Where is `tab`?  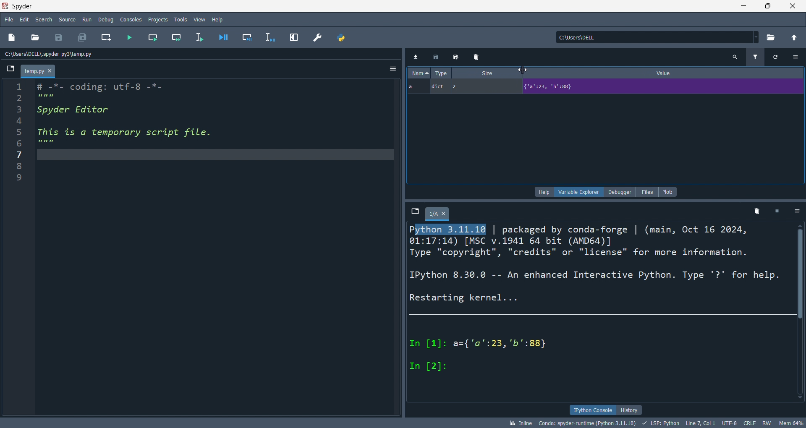 tab is located at coordinates (437, 213).